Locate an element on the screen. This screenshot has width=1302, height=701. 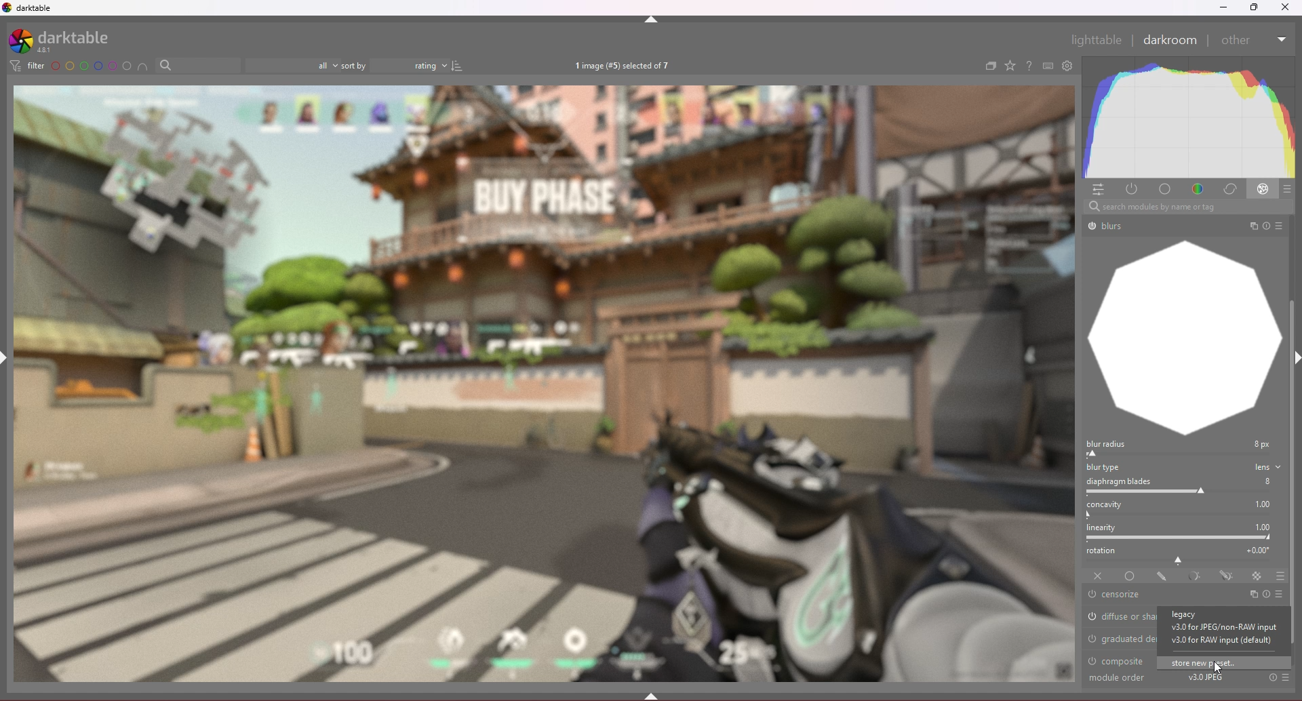
filter by text is located at coordinates (199, 64).